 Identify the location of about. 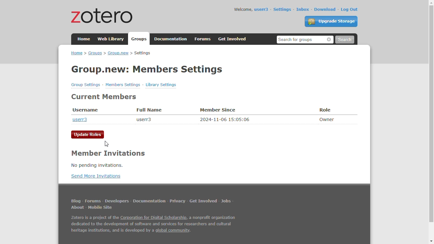
(78, 207).